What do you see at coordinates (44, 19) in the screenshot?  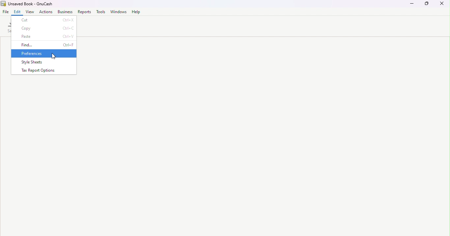 I see `Cut` at bounding box center [44, 19].